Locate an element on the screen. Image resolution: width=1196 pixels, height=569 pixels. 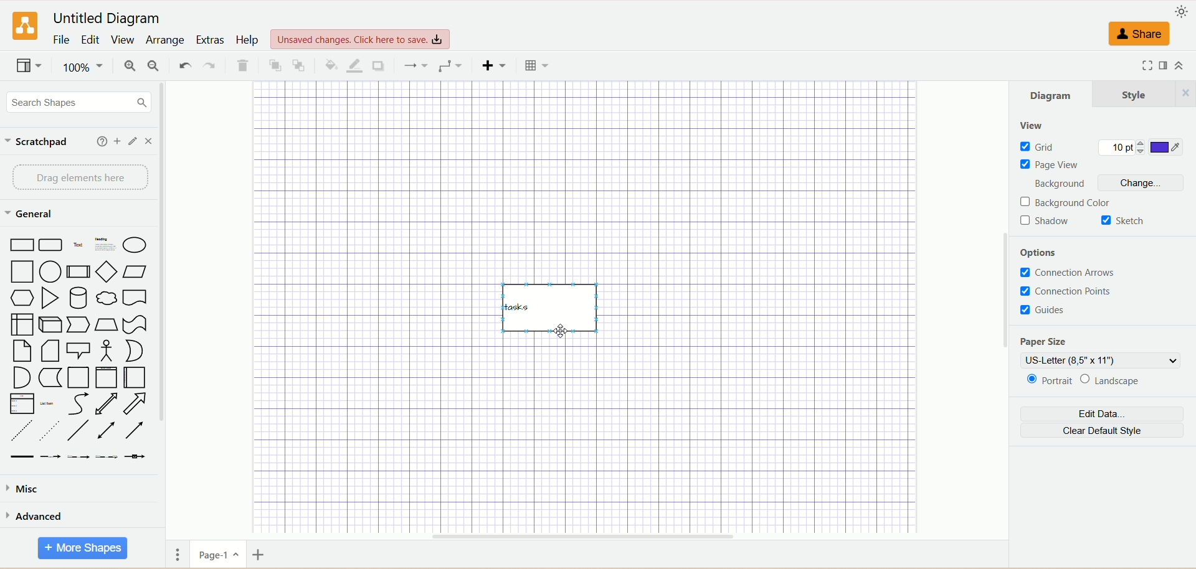
Semicricle is located at coordinates (22, 378).